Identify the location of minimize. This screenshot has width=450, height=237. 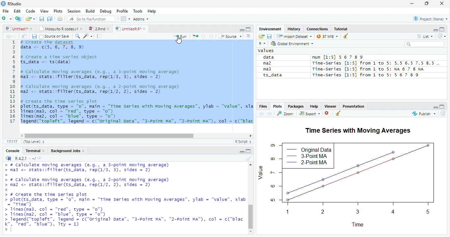
(411, 4).